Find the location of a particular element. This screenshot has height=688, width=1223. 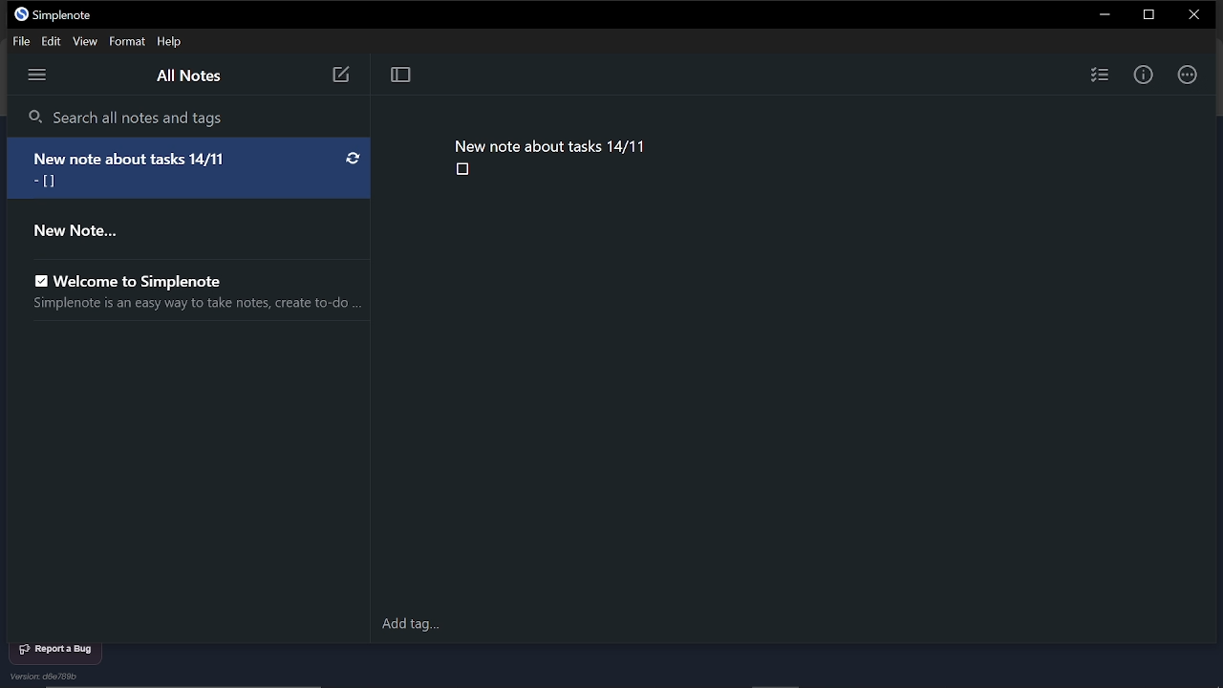

View is located at coordinates (84, 41).